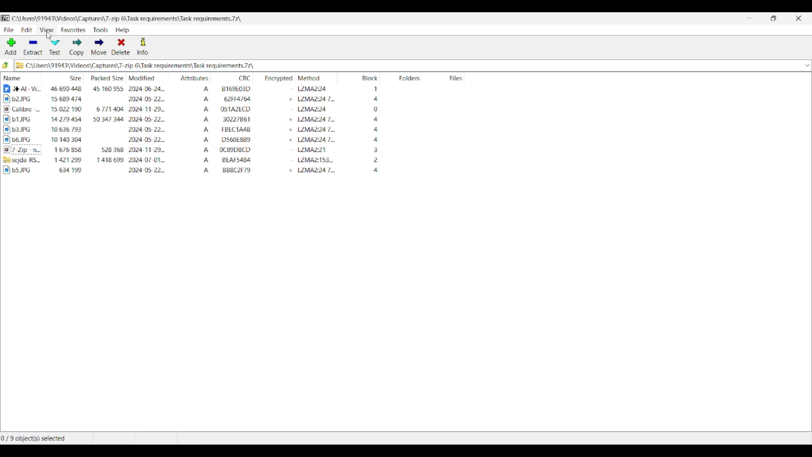 The width and height of the screenshot is (812, 457). Describe the element at coordinates (232, 77) in the screenshot. I see `CRC column` at that location.